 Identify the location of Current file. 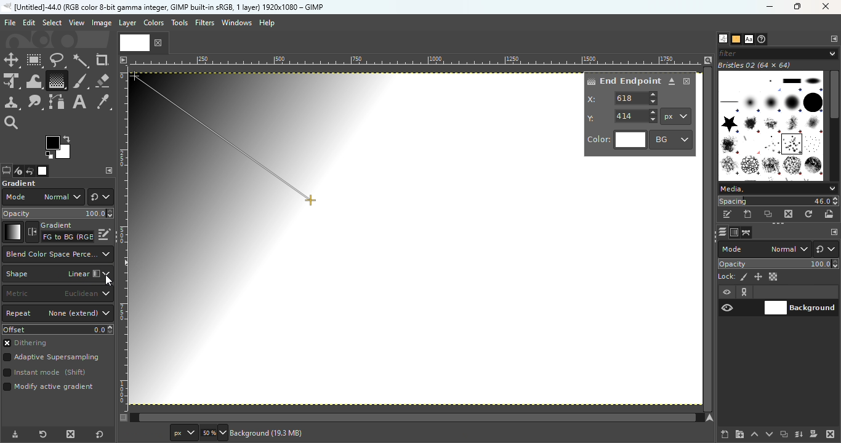
(143, 42).